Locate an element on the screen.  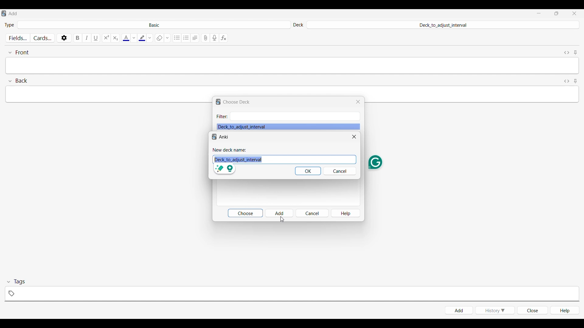
Collapse font field is located at coordinates (19, 53).